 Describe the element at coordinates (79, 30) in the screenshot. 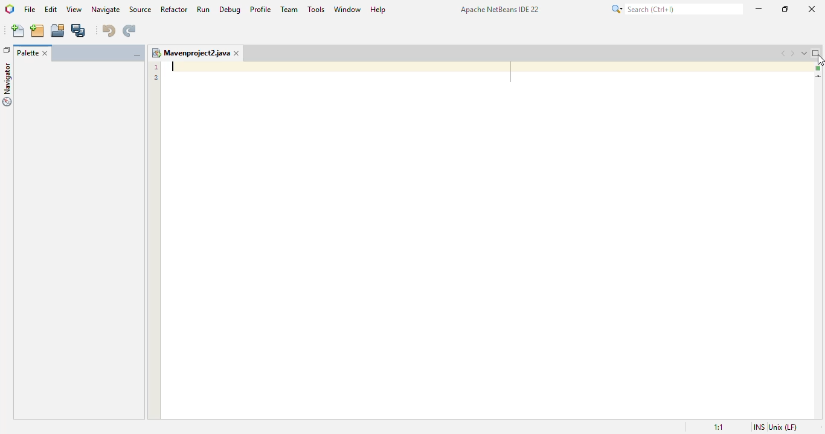

I see `save all` at that location.